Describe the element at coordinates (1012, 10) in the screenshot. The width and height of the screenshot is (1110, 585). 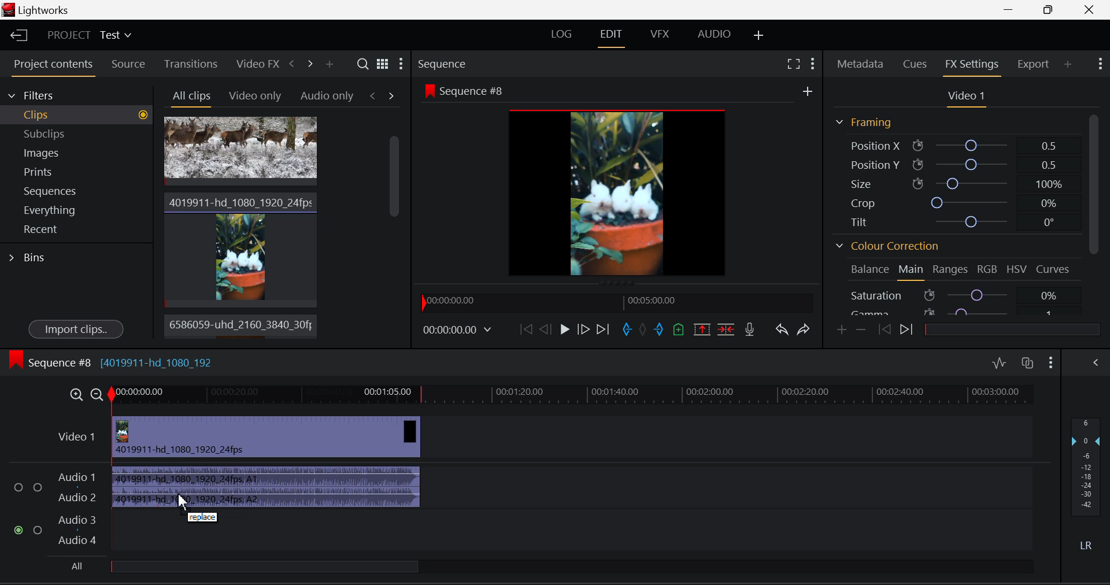
I see `Restore Down` at that location.